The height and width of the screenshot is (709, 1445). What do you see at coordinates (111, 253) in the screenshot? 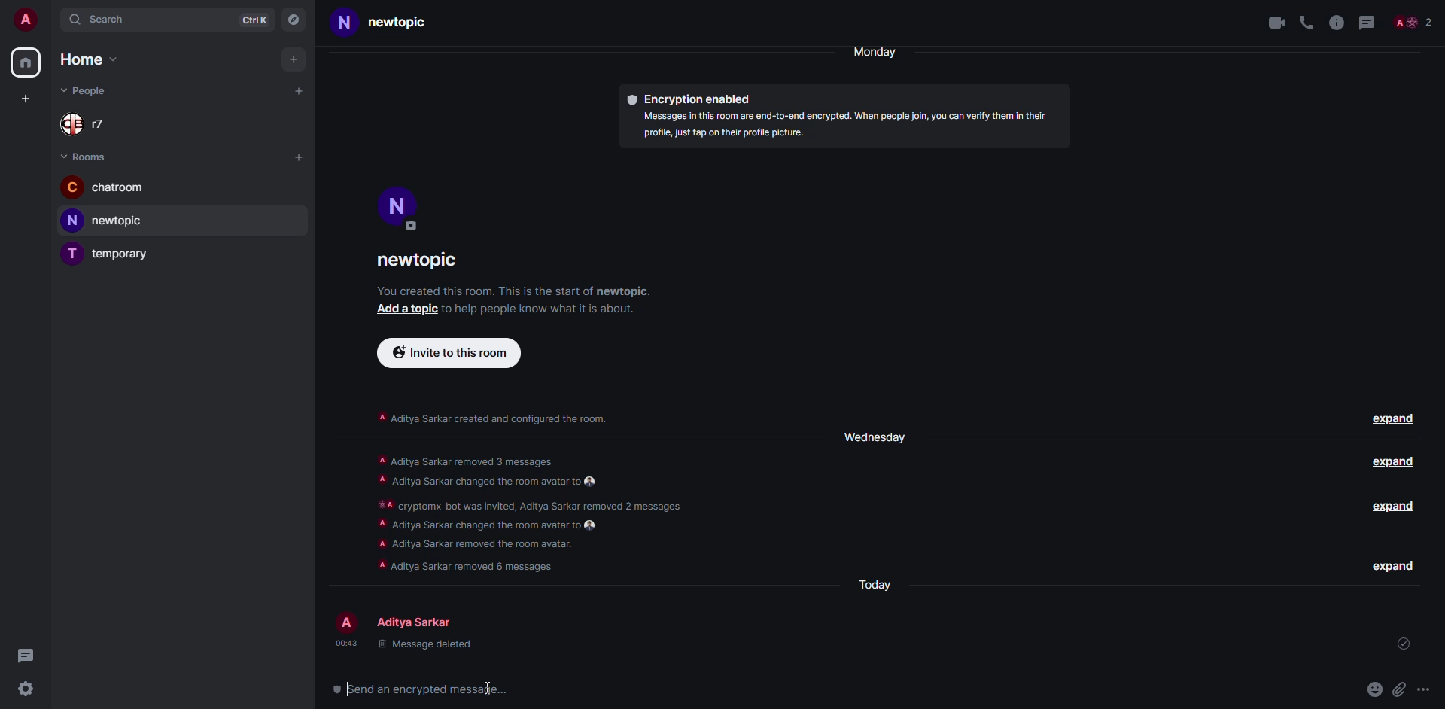
I see `room` at bounding box center [111, 253].